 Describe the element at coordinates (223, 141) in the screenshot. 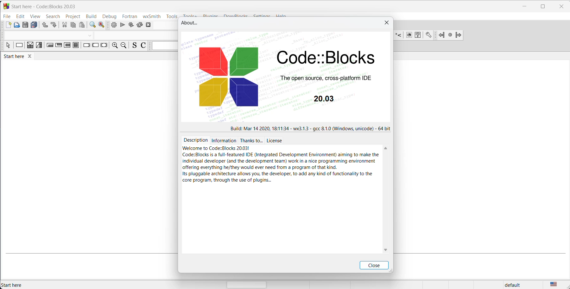

I see `Information` at that location.